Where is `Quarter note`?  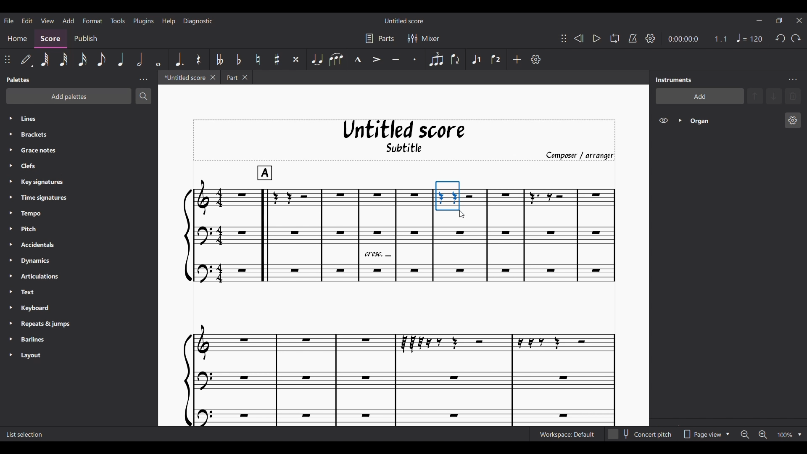
Quarter note is located at coordinates (749, 38).